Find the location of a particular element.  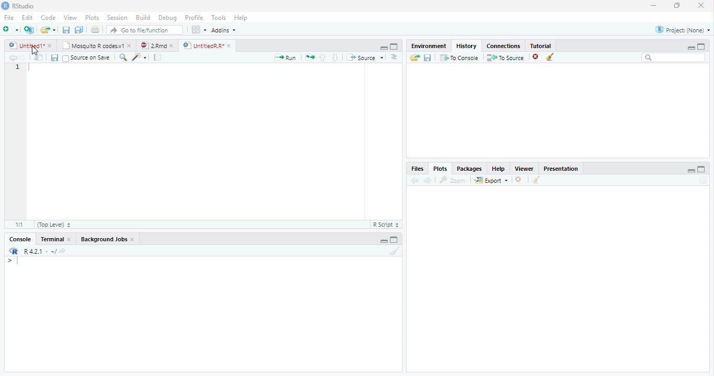

UntitiledR.R is located at coordinates (209, 45).